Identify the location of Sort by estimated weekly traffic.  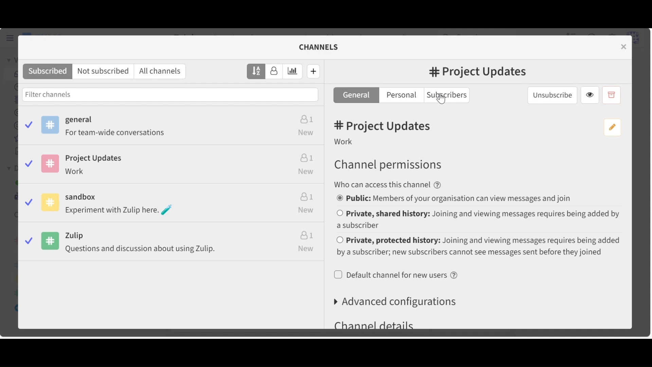
(294, 71).